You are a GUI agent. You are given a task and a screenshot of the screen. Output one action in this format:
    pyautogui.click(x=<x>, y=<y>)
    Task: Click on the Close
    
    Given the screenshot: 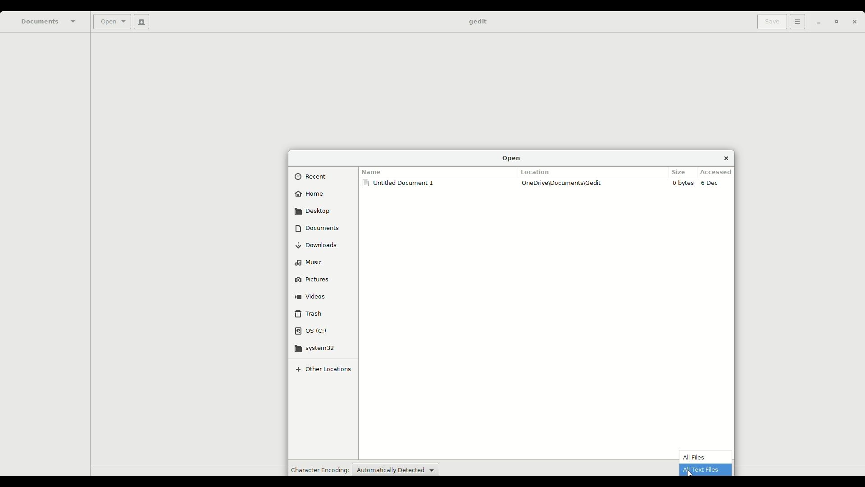 What is the action you would take?
    pyautogui.click(x=726, y=158)
    